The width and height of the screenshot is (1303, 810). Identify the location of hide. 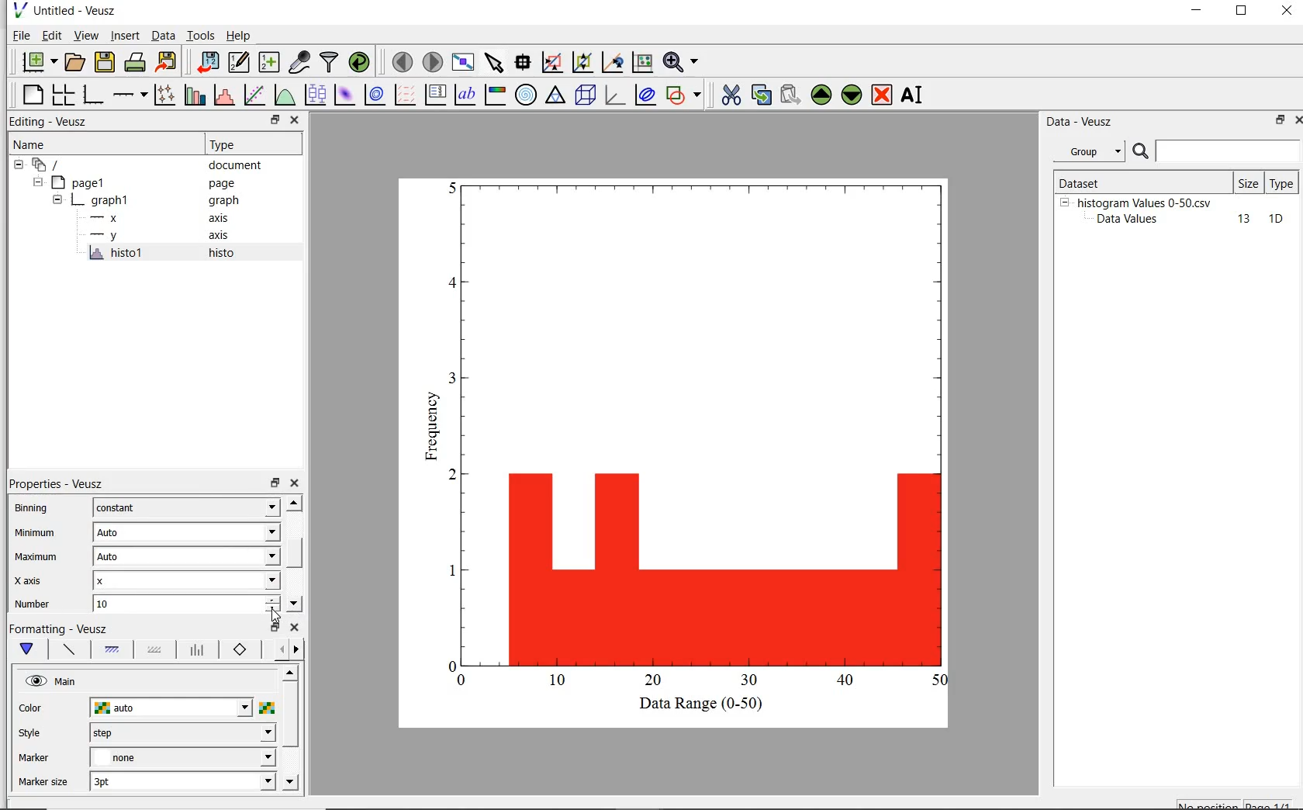
(19, 165).